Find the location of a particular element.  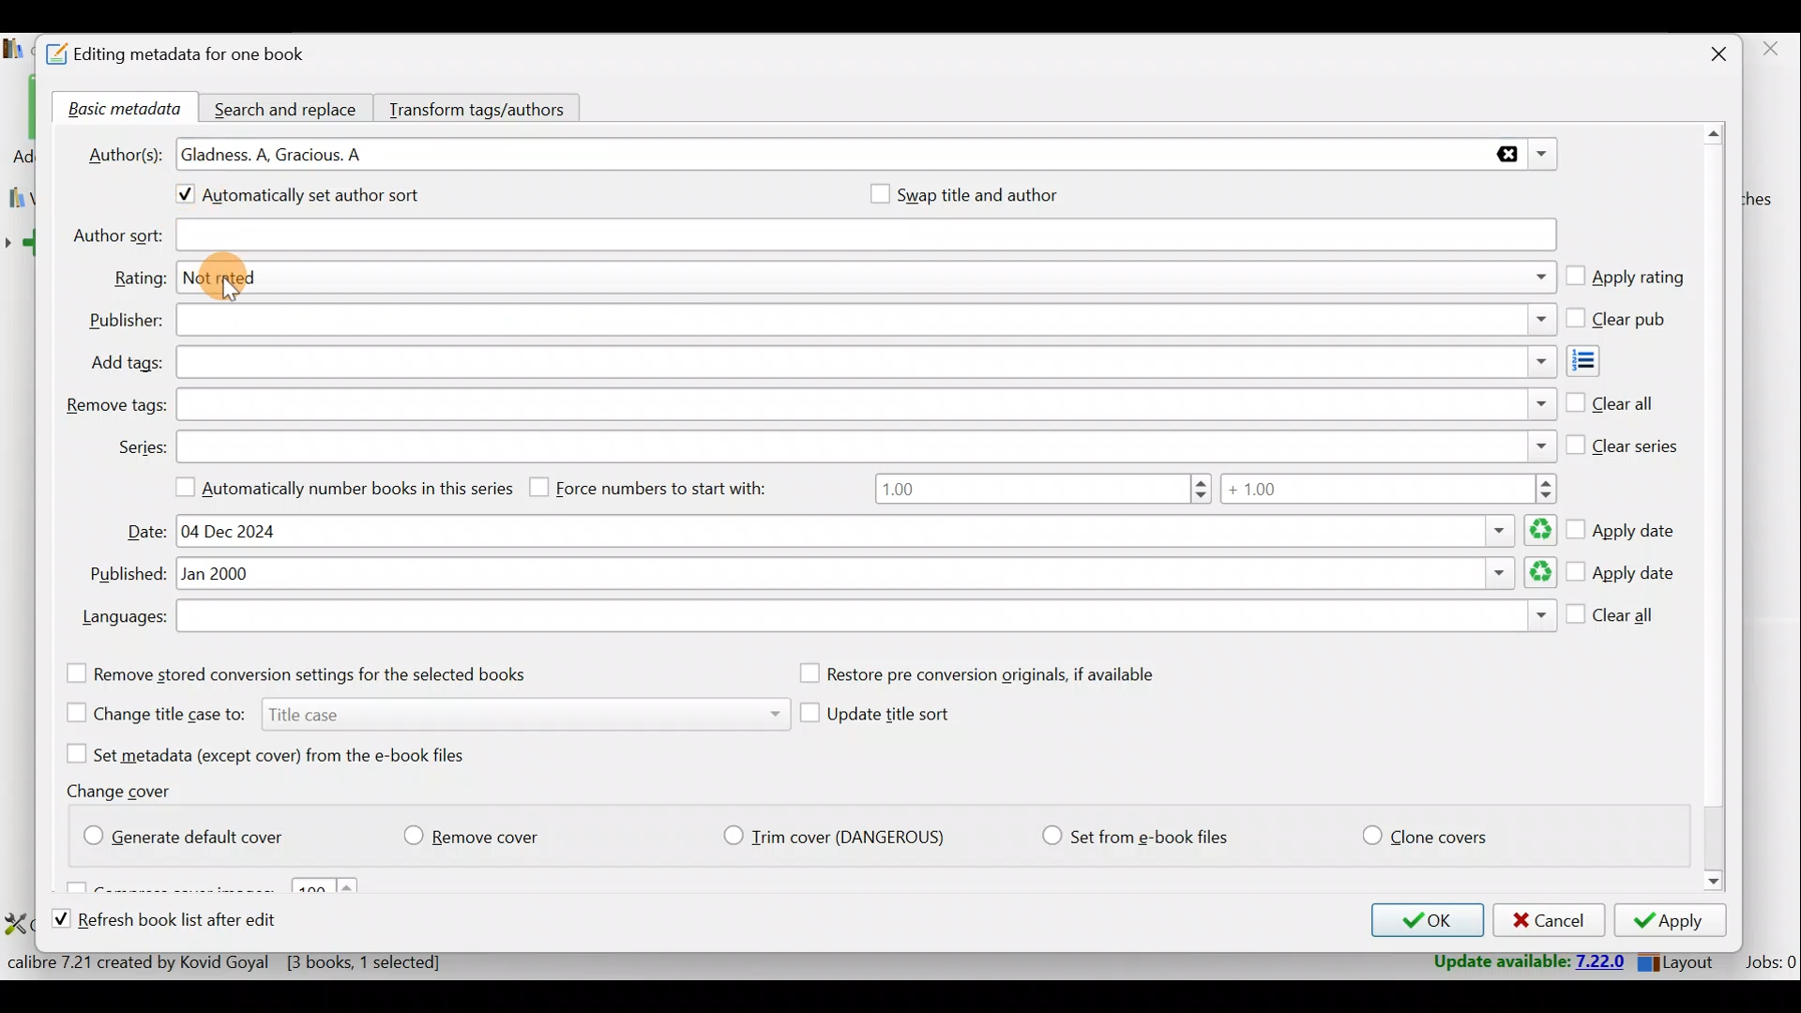

OK is located at coordinates (1422, 920).